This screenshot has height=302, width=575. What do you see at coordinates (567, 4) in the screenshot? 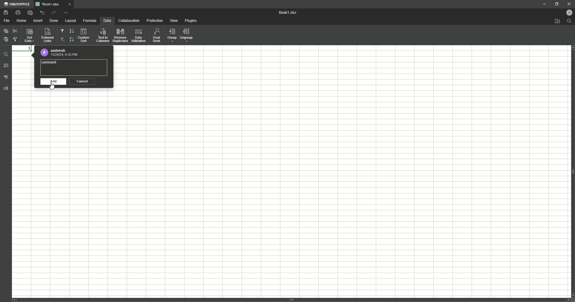
I see `Close` at bounding box center [567, 4].